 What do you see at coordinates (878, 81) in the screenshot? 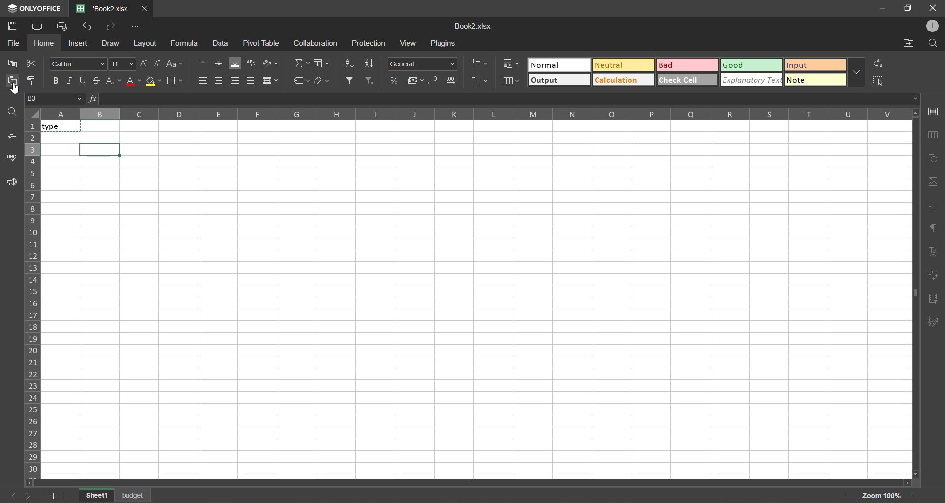
I see `select all` at bounding box center [878, 81].